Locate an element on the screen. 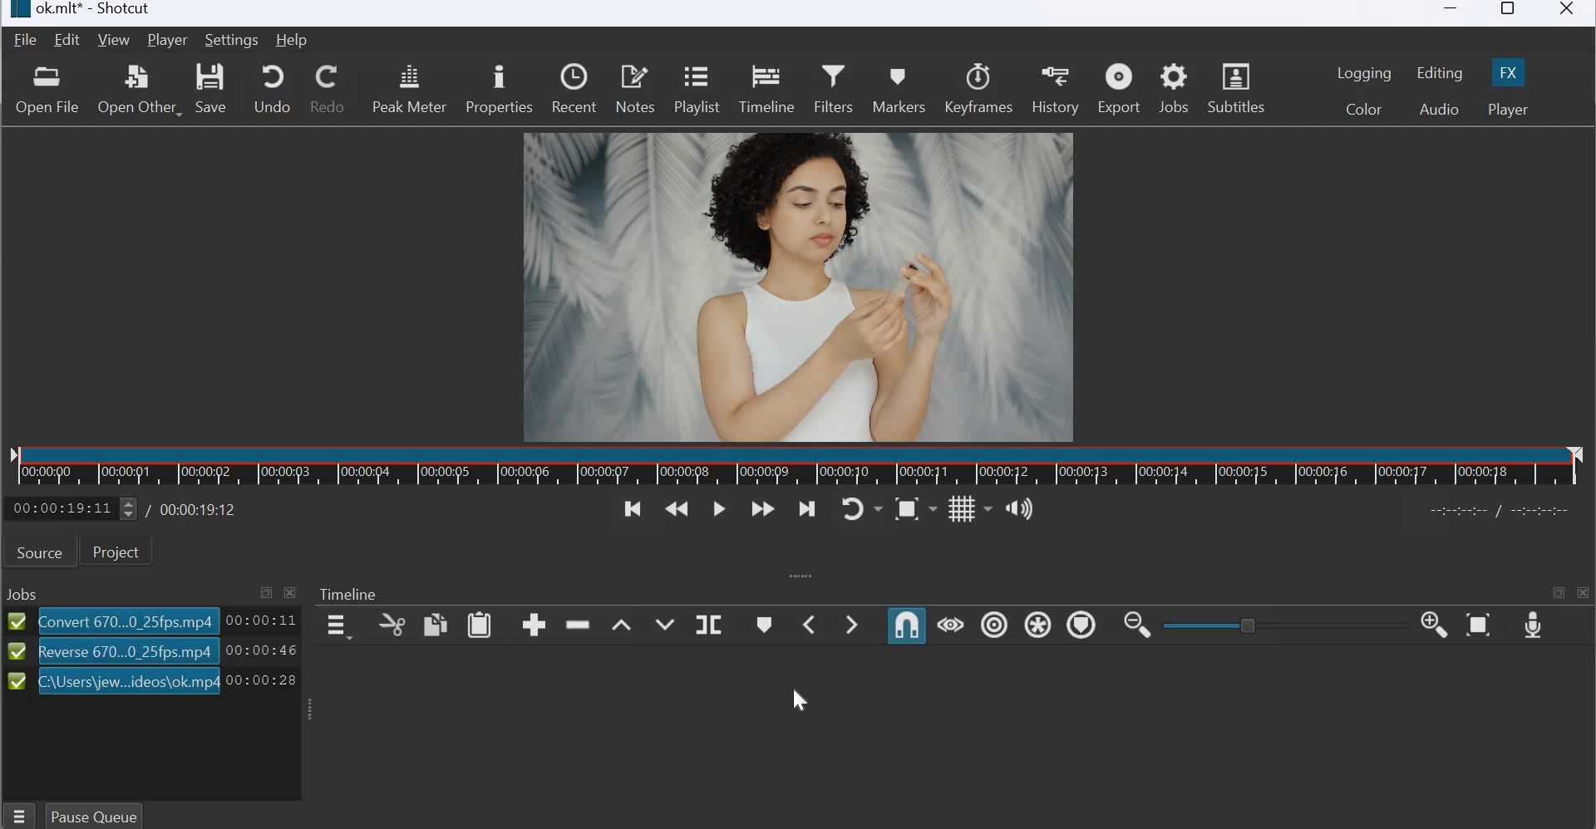 The height and width of the screenshot is (829, 1596). Color is located at coordinates (1365, 109).